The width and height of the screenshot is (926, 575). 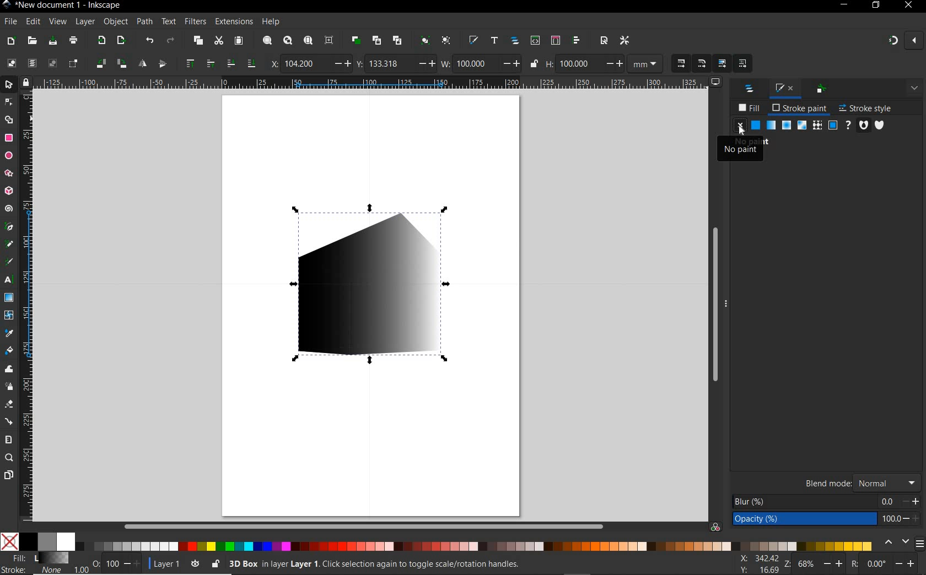 What do you see at coordinates (644, 63) in the screenshot?
I see `MEASUREMENT` at bounding box center [644, 63].